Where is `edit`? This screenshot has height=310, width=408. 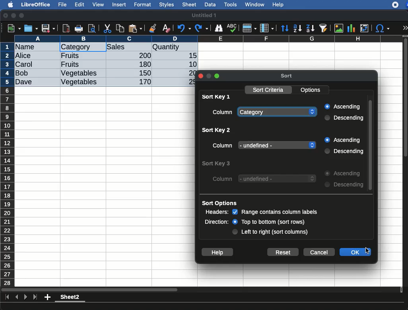
edit is located at coordinates (80, 4).